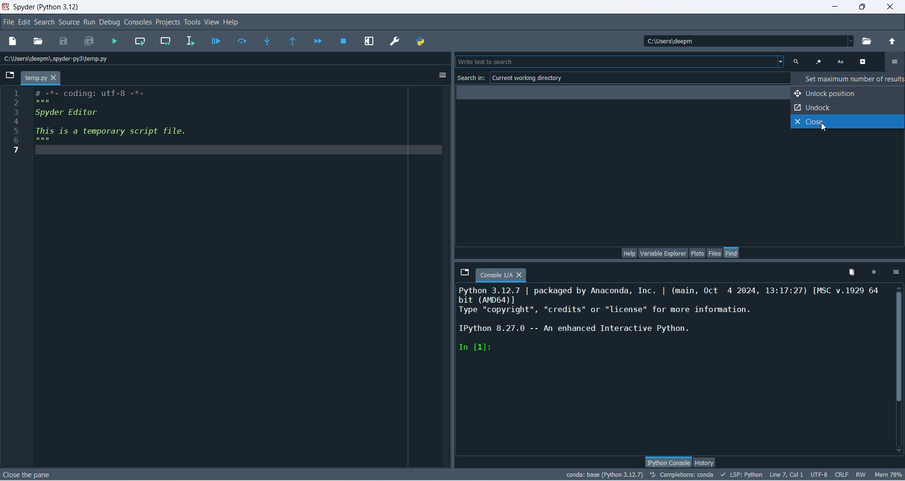  What do you see at coordinates (732, 252) in the screenshot?
I see `find` at bounding box center [732, 252].